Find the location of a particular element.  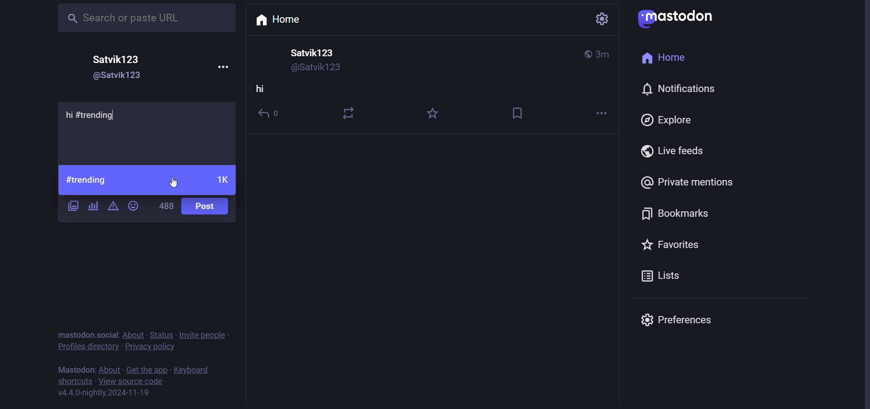

user id is located at coordinates (319, 68).